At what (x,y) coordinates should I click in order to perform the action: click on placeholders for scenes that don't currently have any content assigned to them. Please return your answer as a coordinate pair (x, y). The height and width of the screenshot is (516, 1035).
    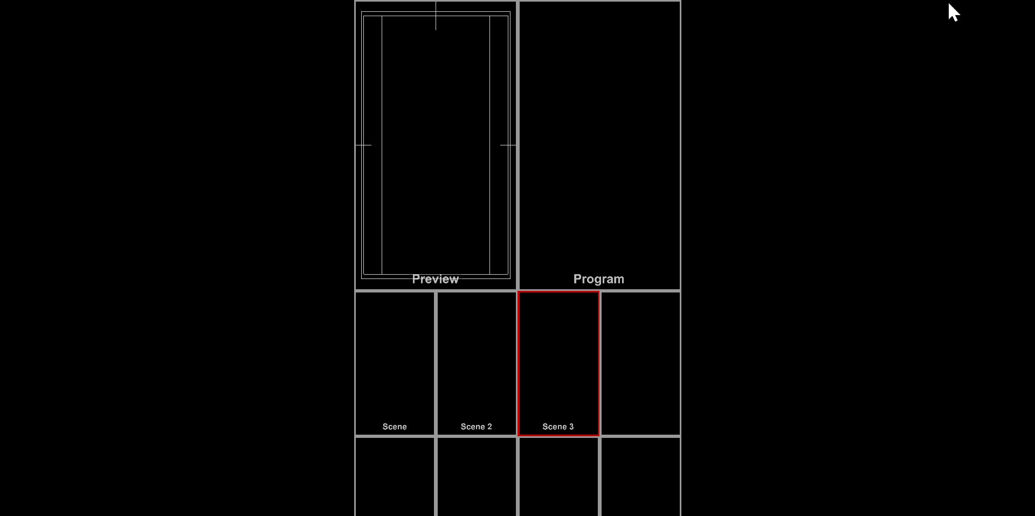
    Looking at the image, I should click on (643, 477).